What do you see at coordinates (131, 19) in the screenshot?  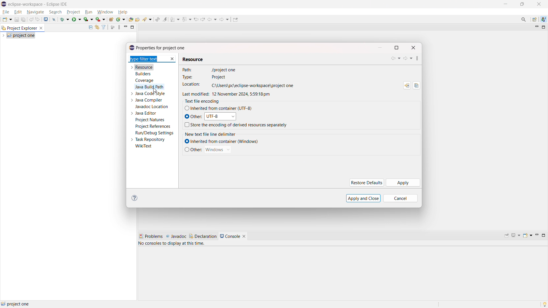 I see `open type` at bounding box center [131, 19].